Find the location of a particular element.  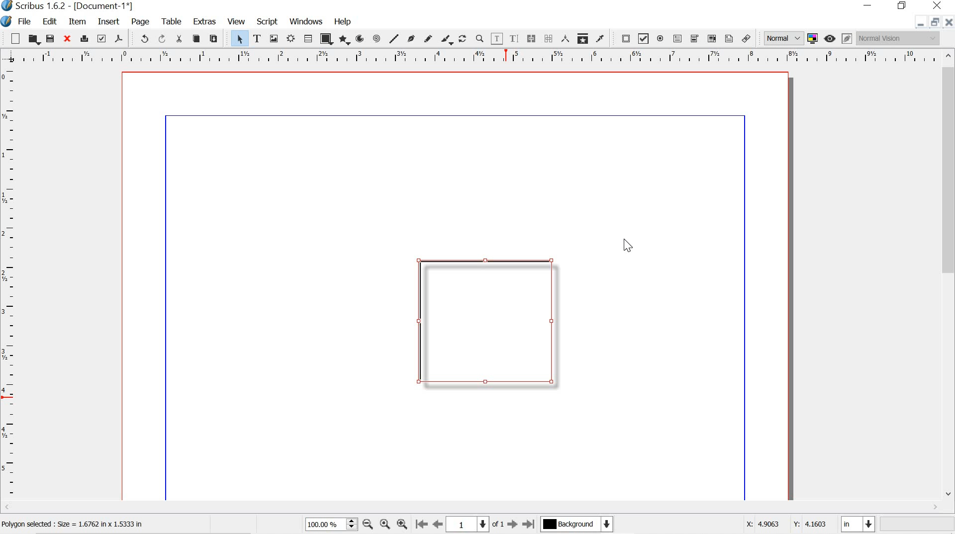

text frame is located at coordinates (257, 38).